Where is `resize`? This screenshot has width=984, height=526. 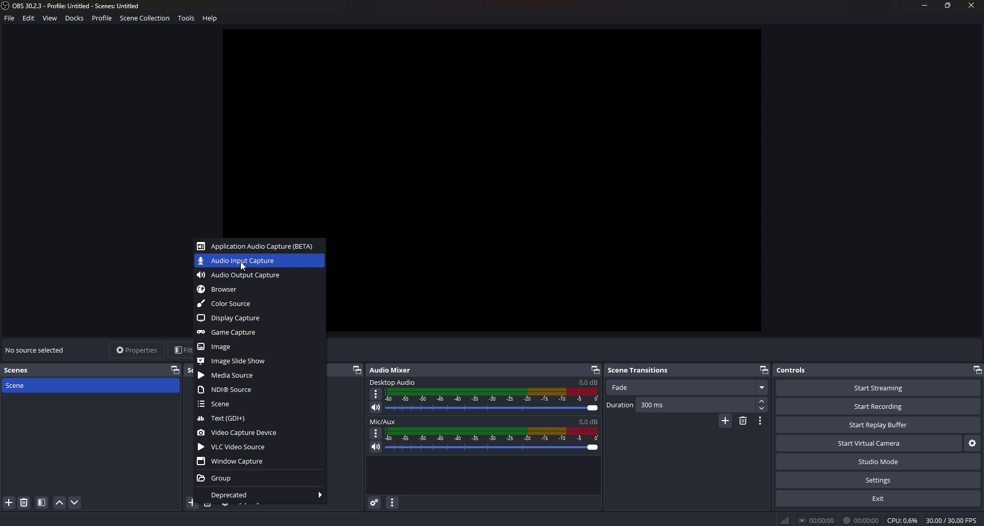
resize is located at coordinates (949, 5).